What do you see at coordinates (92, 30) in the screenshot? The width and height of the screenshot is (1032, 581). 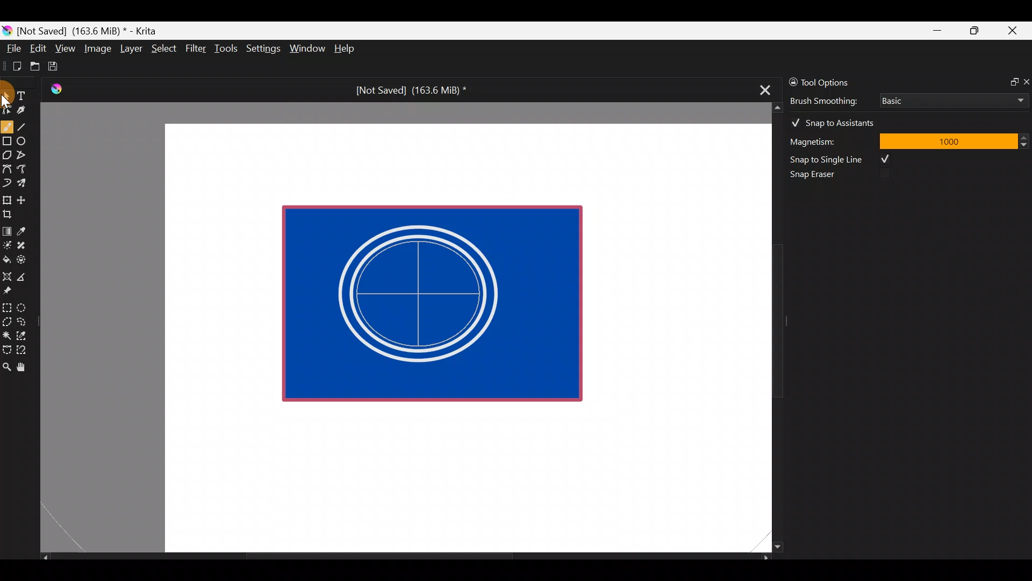 I see `[Not Saved] (163.6 MiB) * - Krita` at bounding box center [92, 30].